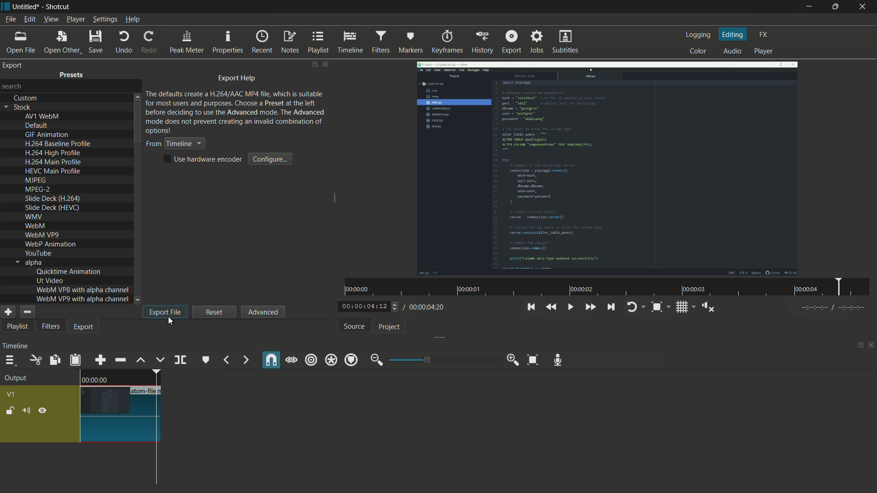 The height and width of the screenshot is (493, 877). I want to click on text, so click(236, 111).